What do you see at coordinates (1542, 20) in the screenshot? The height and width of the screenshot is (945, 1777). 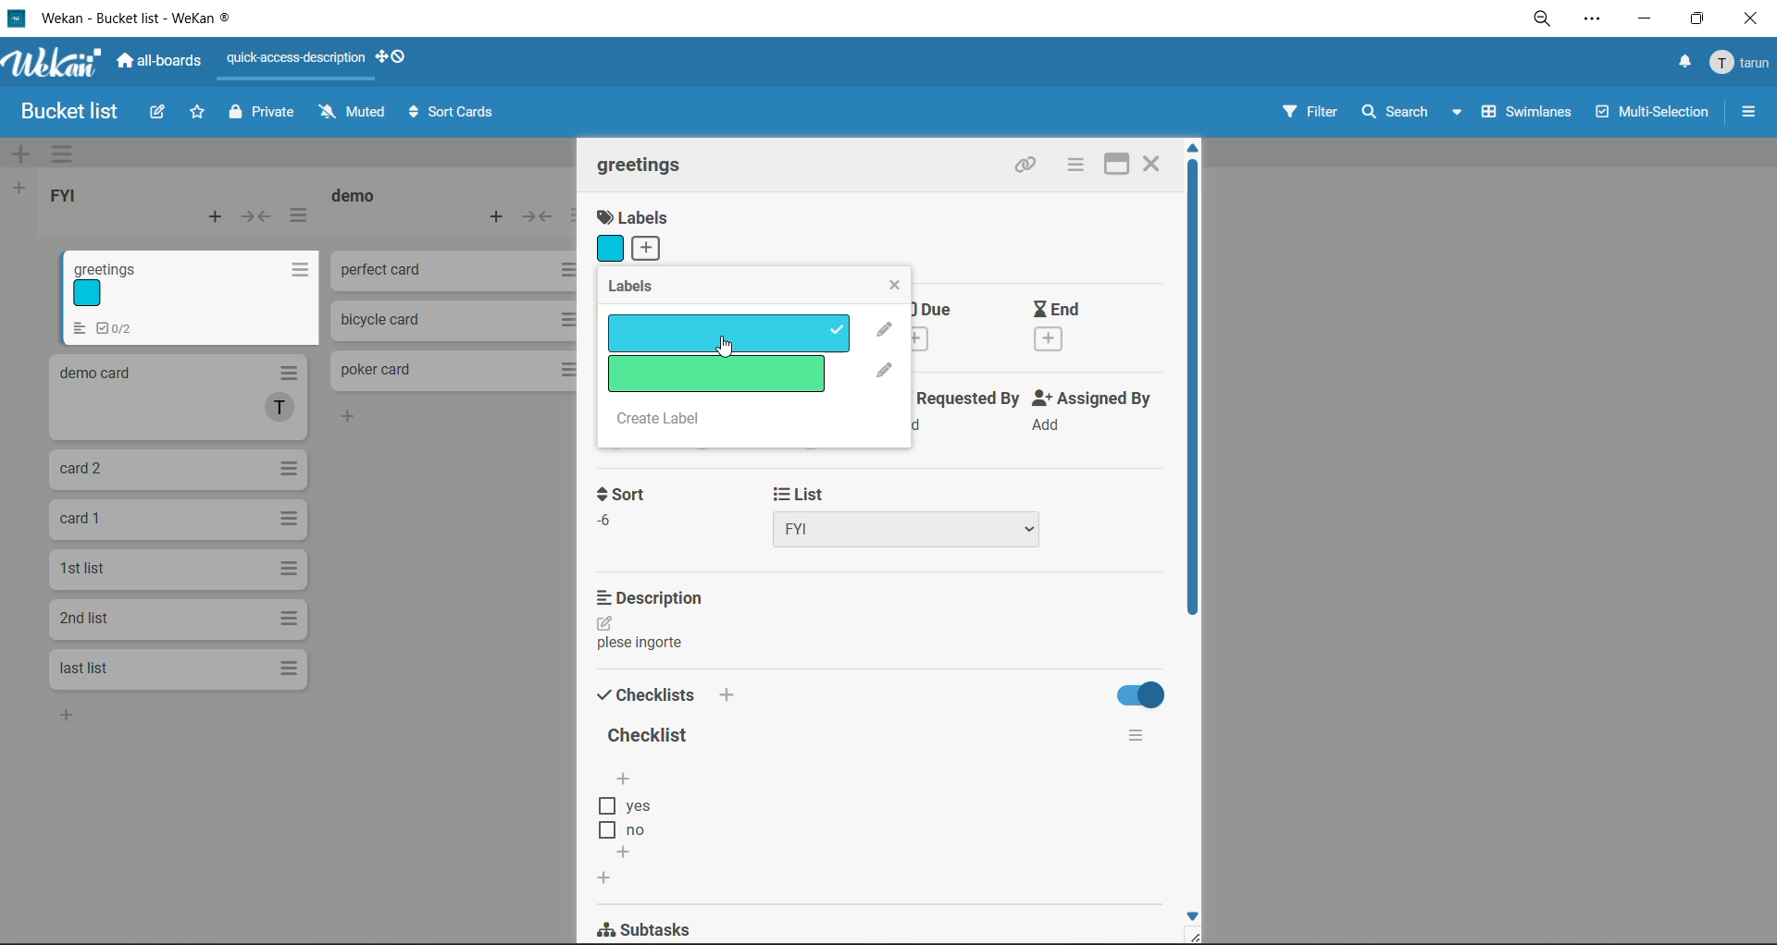 I see `zoom` at bounding box center [1542, 20].